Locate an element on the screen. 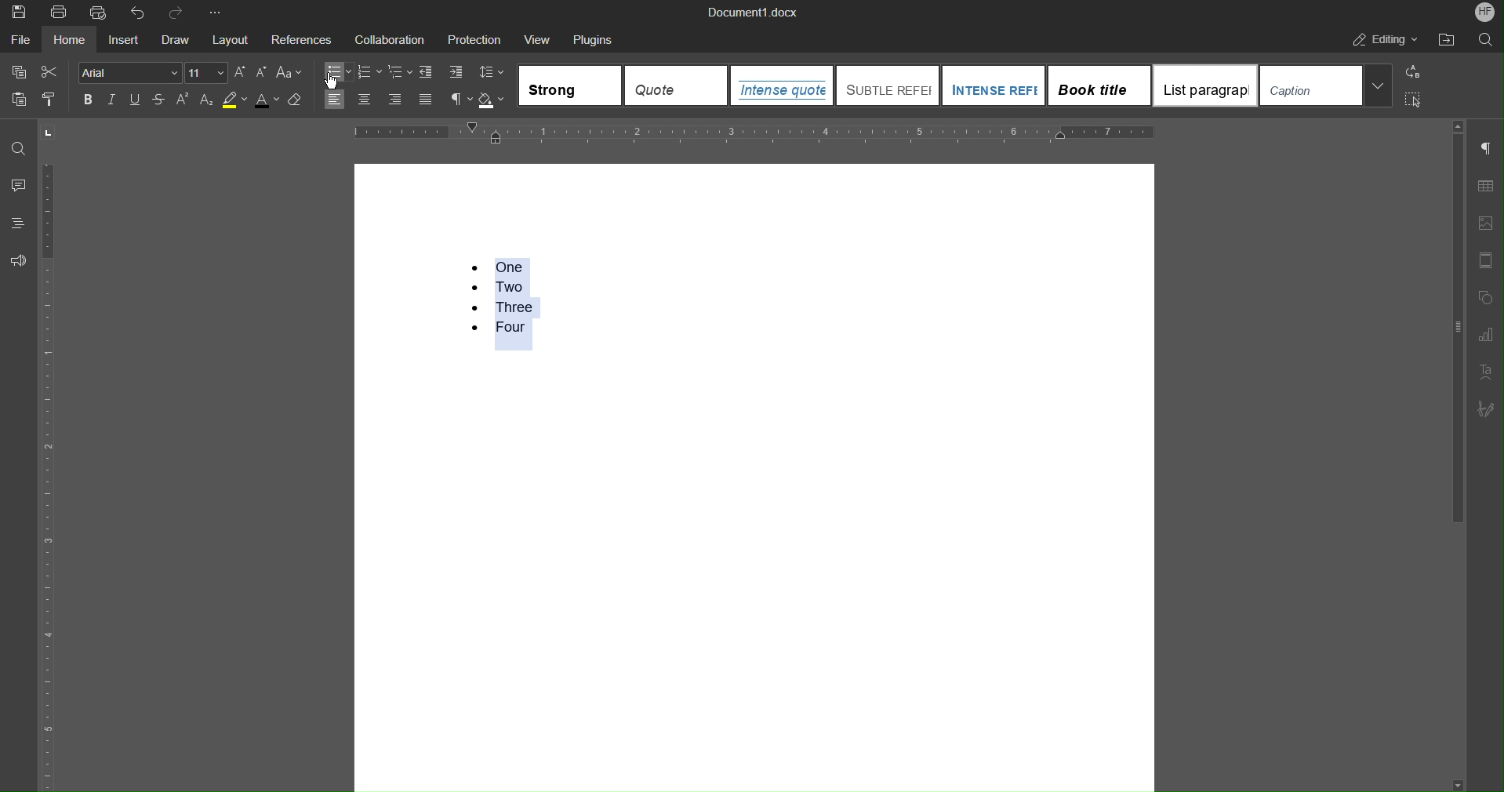  Undo is located at coordinates (138, 11).